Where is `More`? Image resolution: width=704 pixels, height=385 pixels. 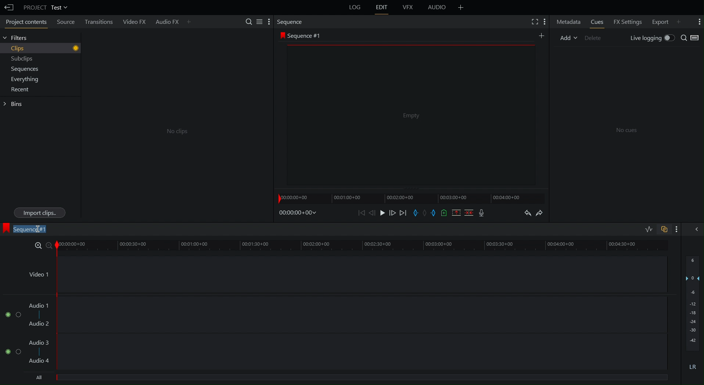 More is located at coordinates (679, 229).